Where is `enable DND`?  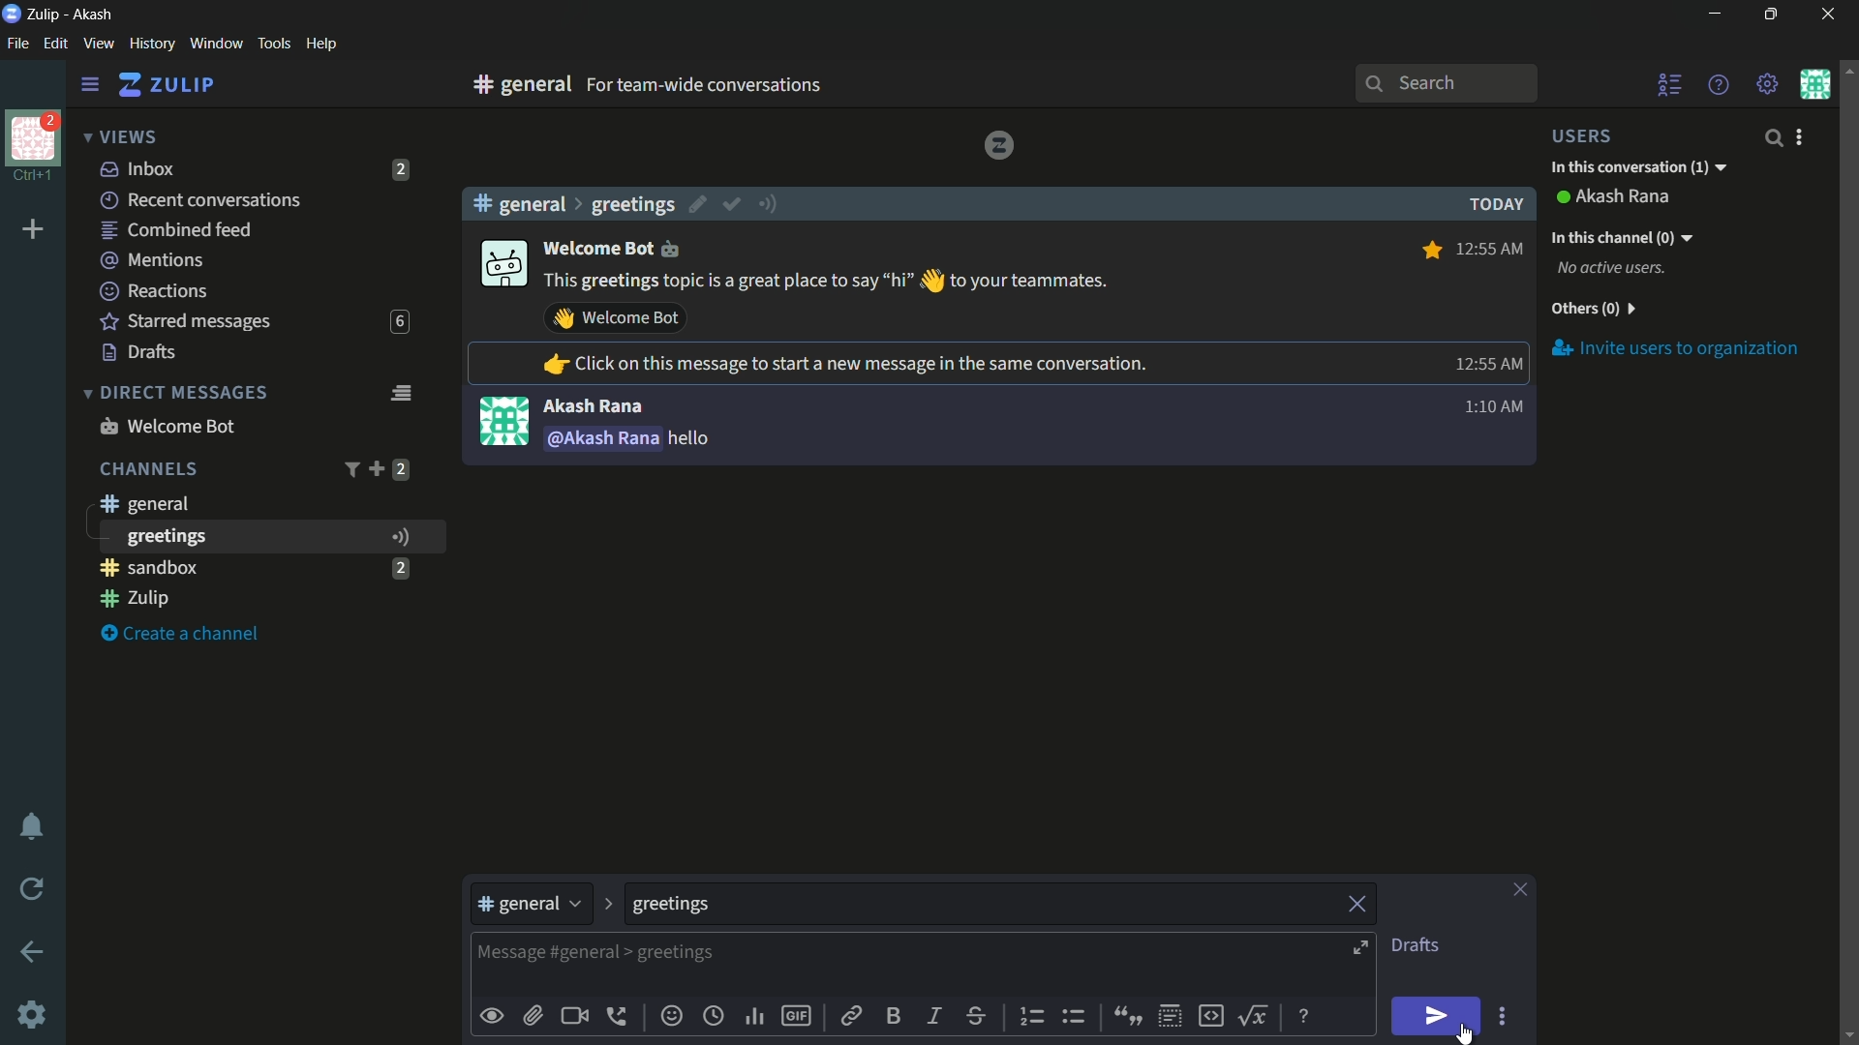 enable DND is located at coordinates (32, 827).